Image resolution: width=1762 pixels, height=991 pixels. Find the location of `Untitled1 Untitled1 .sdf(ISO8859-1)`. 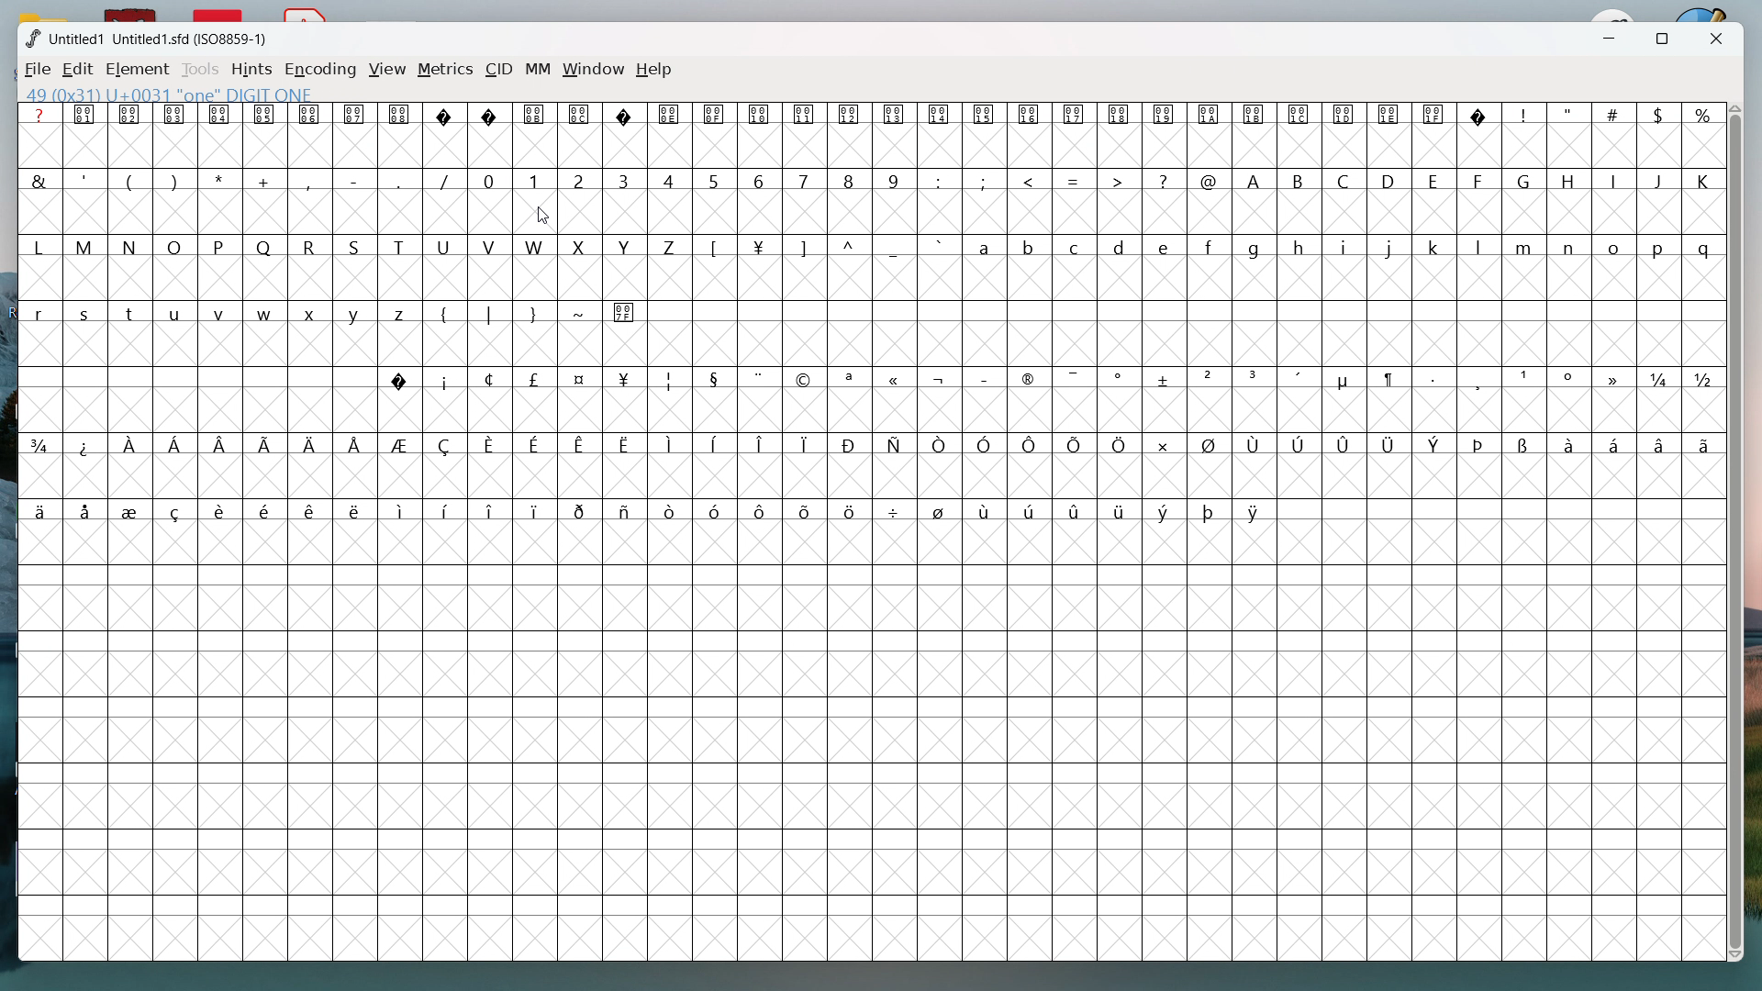

Untitled1 Untitled1 .sdf(ISO8859-1) is located at coordinates (159, 39).